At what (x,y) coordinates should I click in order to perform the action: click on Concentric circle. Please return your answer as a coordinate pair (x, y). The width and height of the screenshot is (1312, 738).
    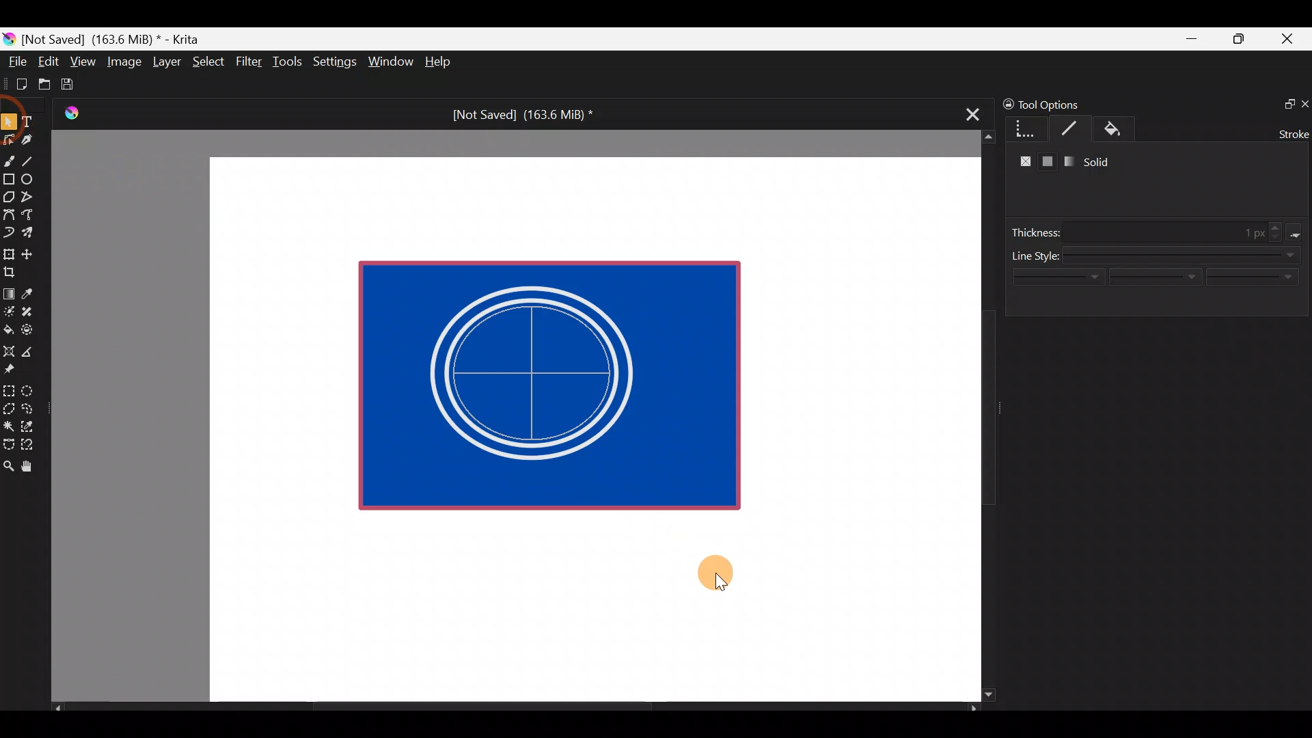
    Looking at the image, I should click on (546, 374).